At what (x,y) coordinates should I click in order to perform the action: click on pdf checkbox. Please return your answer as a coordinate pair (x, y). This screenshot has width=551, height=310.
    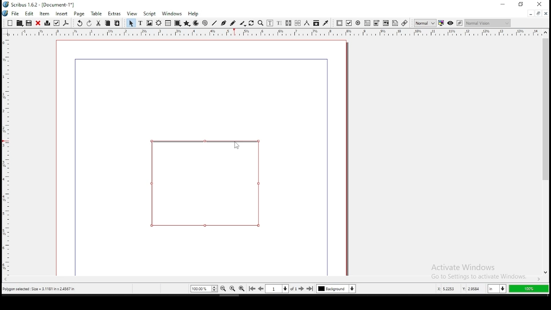
    Looking at the image, I should click on (349, 23).